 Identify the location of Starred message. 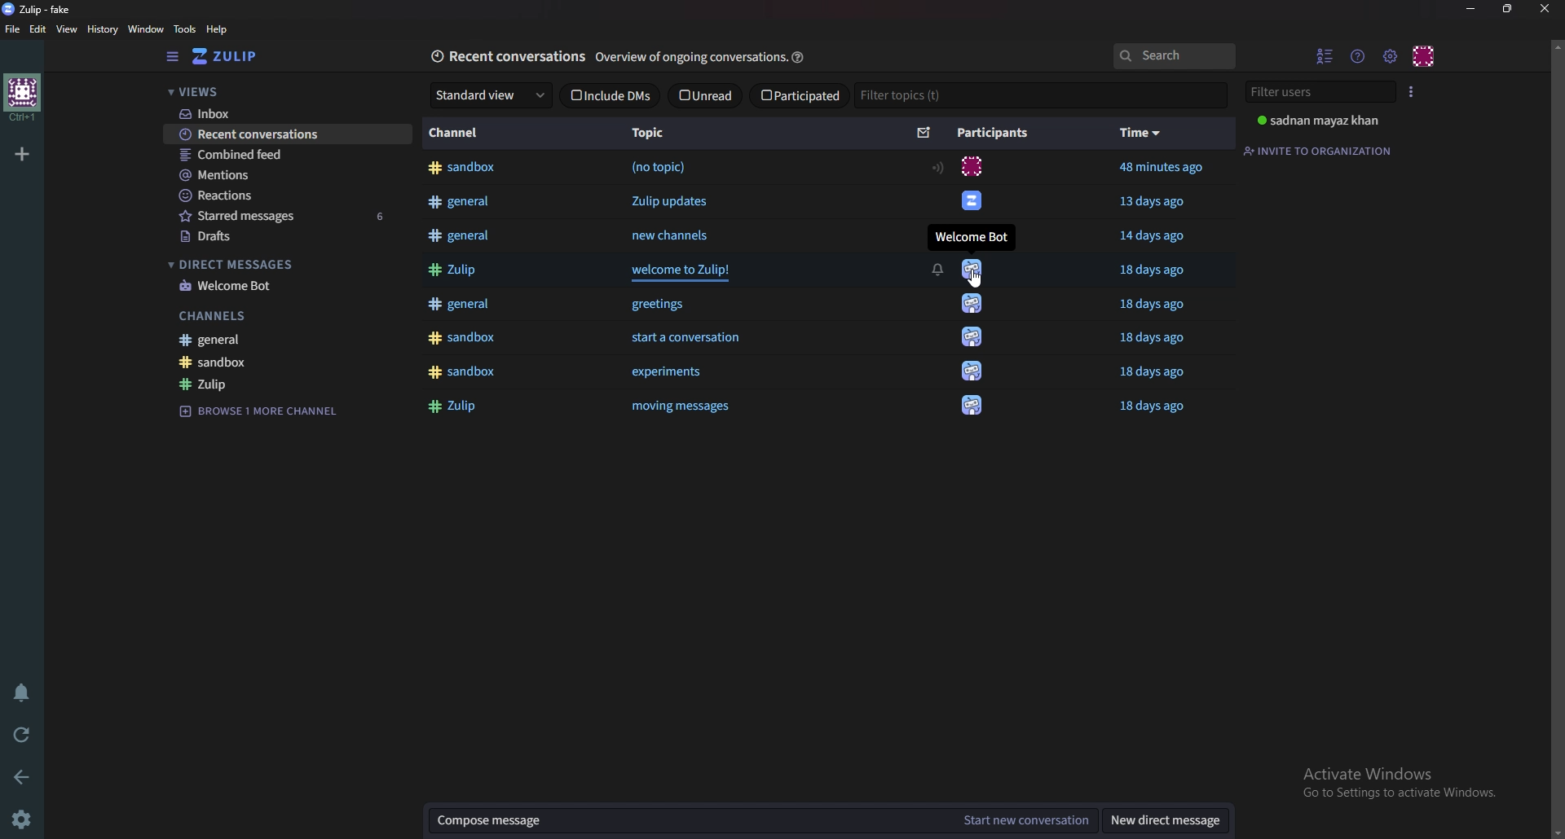
(287, 217).